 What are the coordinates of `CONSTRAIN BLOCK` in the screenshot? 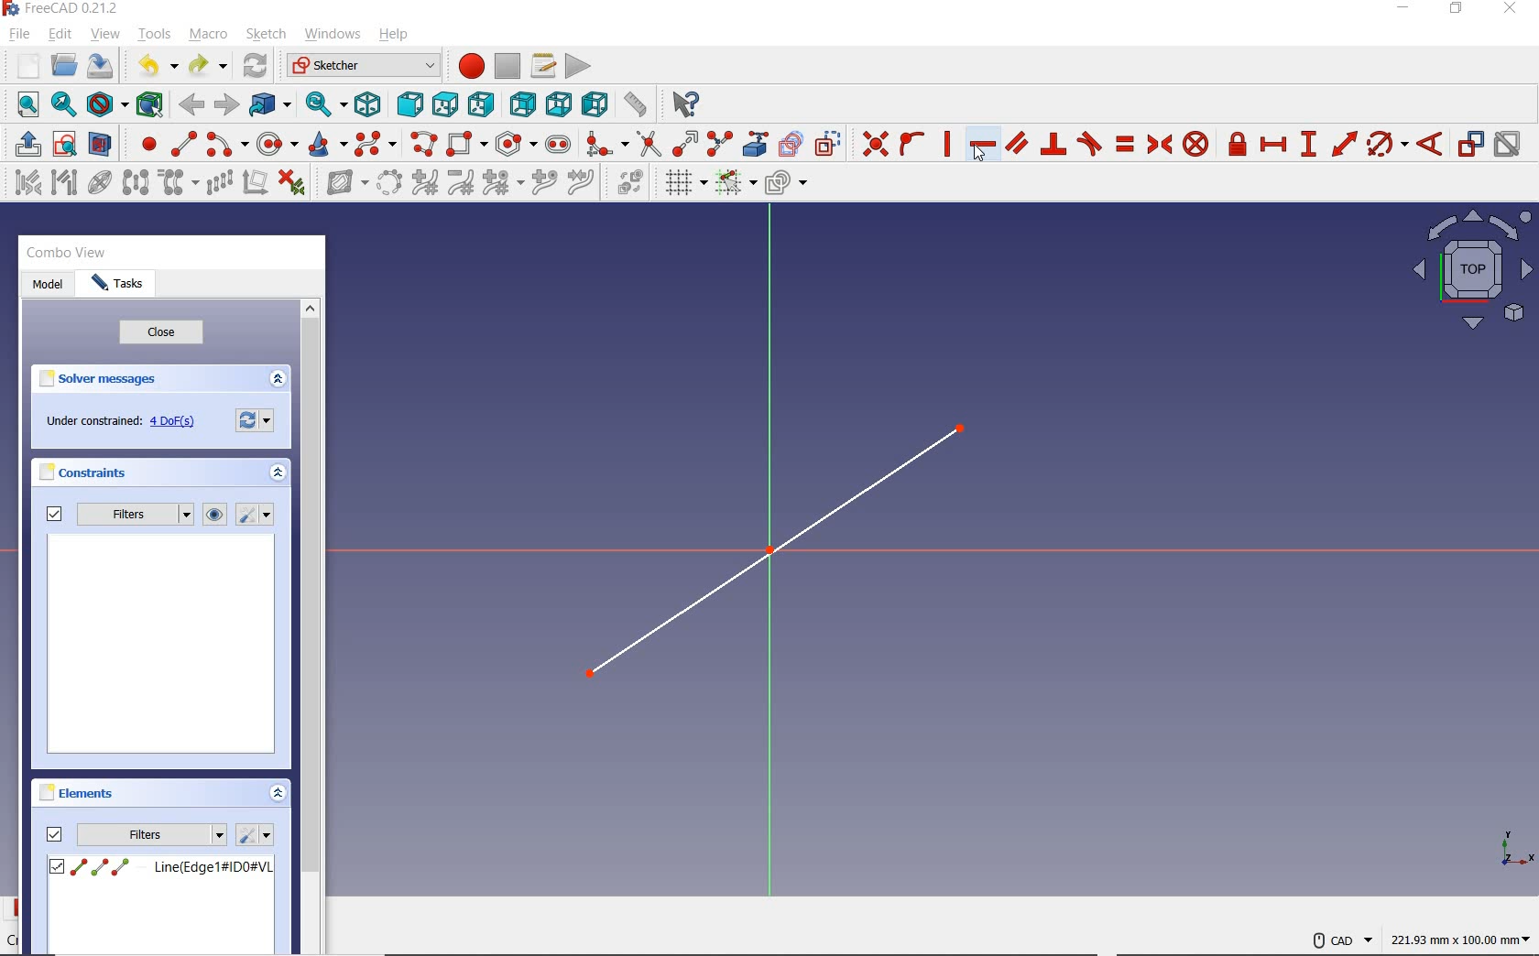 It's located at (1196, 144).